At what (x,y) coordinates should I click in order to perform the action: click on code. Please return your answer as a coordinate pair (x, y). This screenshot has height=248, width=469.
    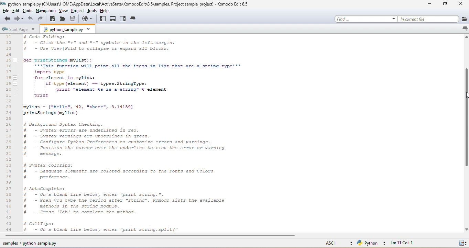
    Looking at the image, I should click on (30, 11).